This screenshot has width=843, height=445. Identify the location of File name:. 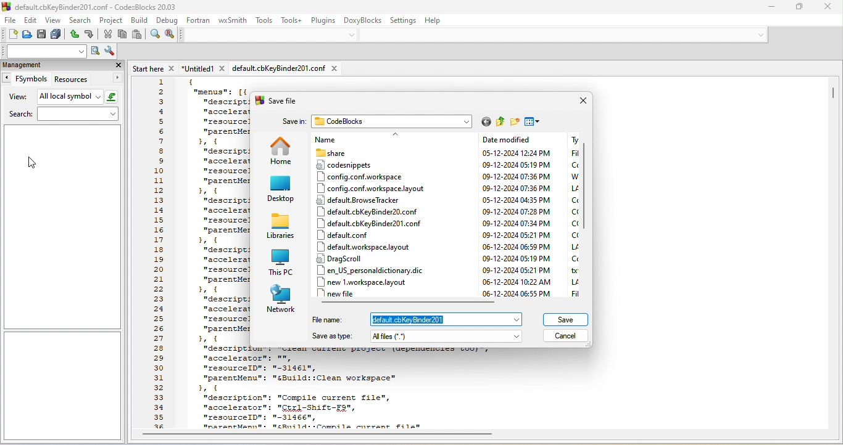
(327, 319).